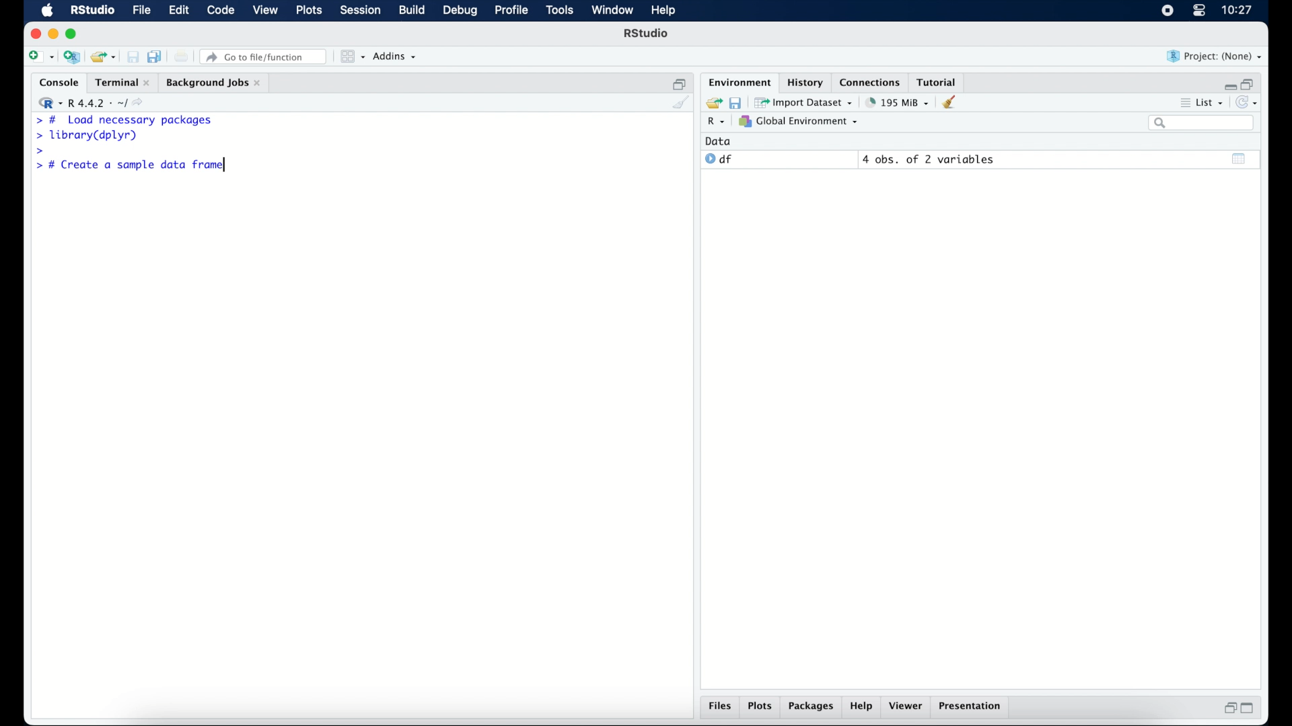 The image size is (1292, 726). Describe the element at coordinates (1166, 11) in the screenshot. I see `screen recorder icon` at that location.